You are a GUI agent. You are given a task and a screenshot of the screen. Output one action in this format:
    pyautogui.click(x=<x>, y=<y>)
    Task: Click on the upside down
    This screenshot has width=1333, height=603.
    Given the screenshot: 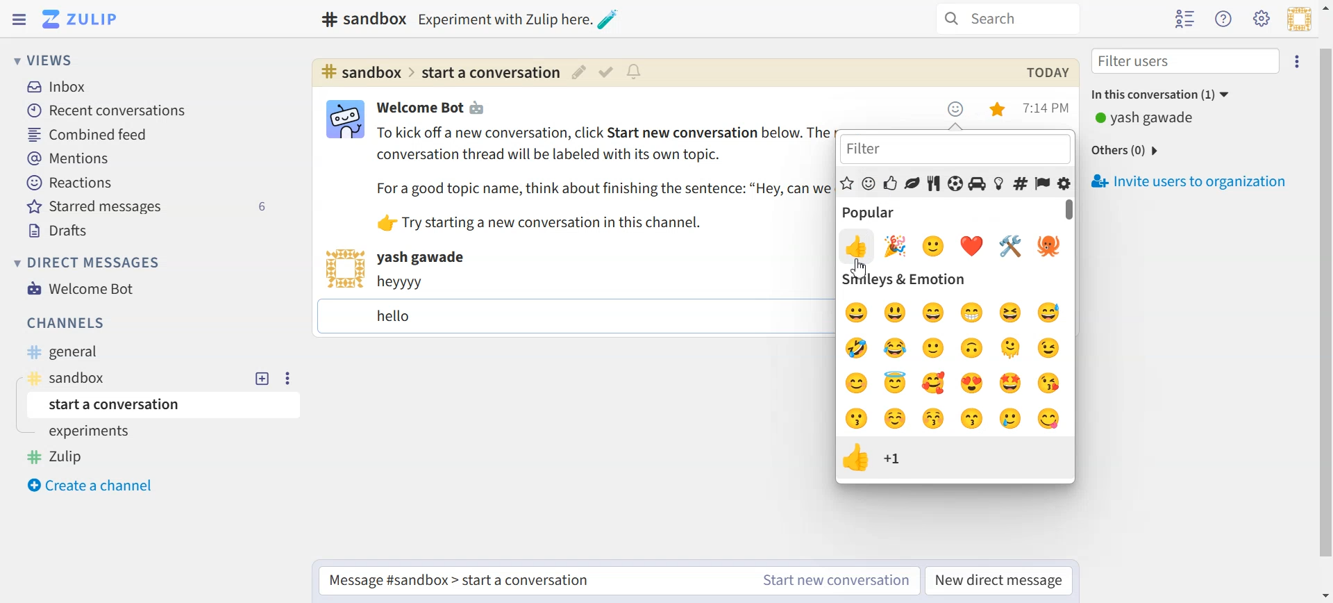 What is the action you would take?
    pyautogui.click(x=970, y=348)
    